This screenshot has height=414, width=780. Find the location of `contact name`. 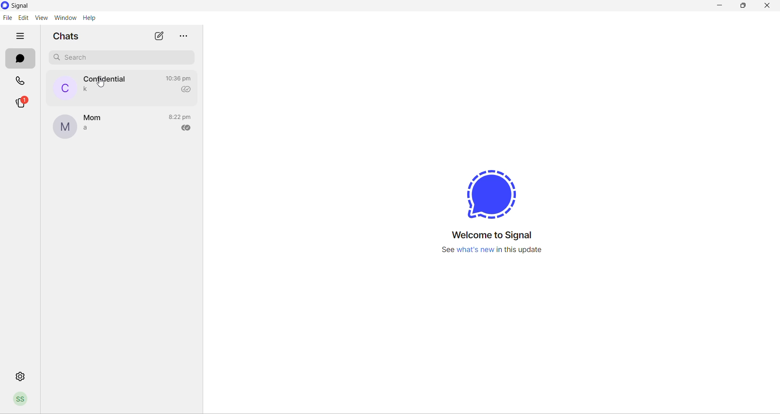

contact name is located at coordinates (106, 79).